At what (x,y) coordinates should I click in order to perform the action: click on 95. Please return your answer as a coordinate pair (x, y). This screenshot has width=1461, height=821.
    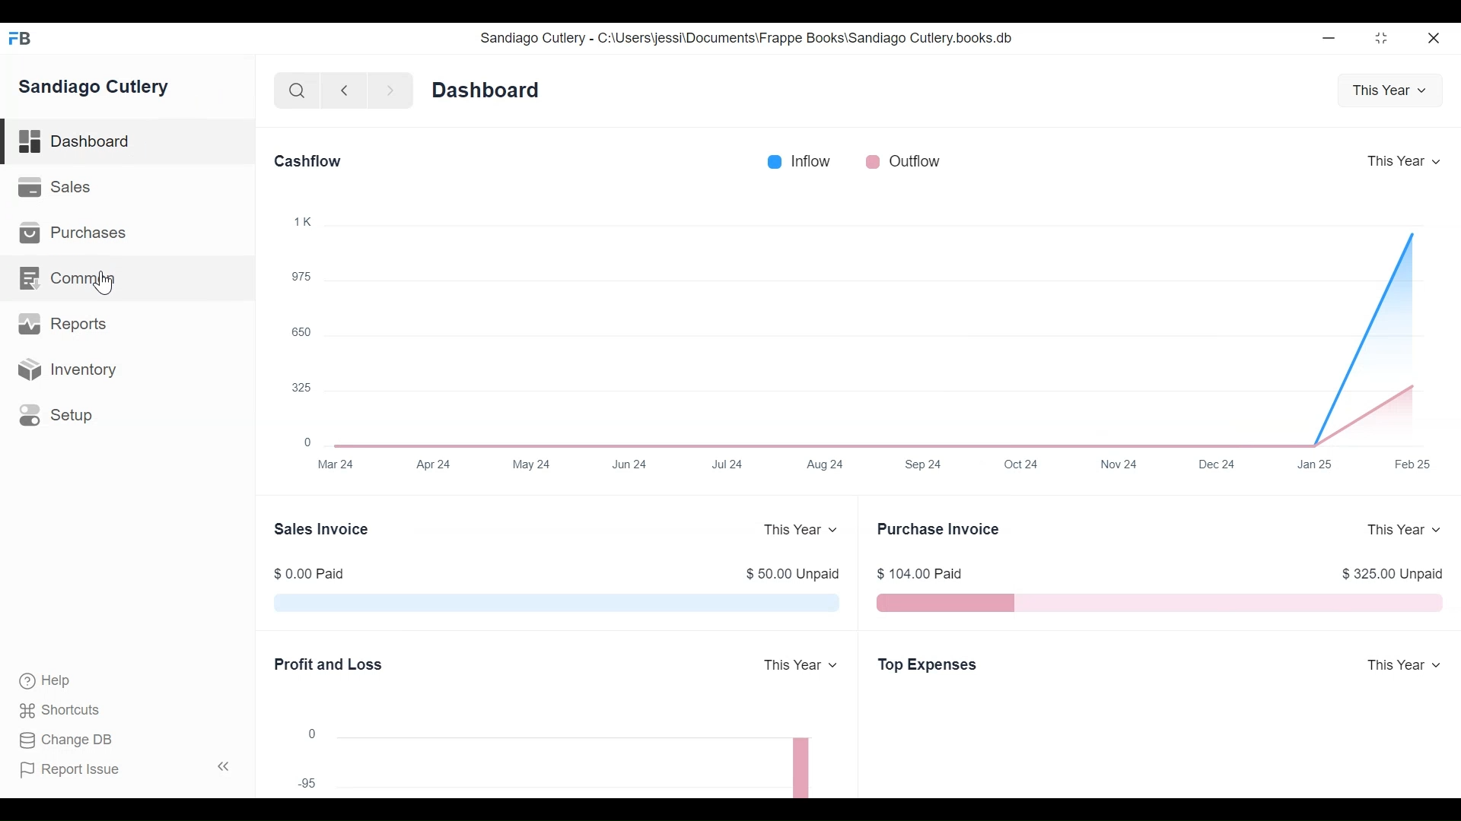
    Looking at the image, I should click on (306, 783).